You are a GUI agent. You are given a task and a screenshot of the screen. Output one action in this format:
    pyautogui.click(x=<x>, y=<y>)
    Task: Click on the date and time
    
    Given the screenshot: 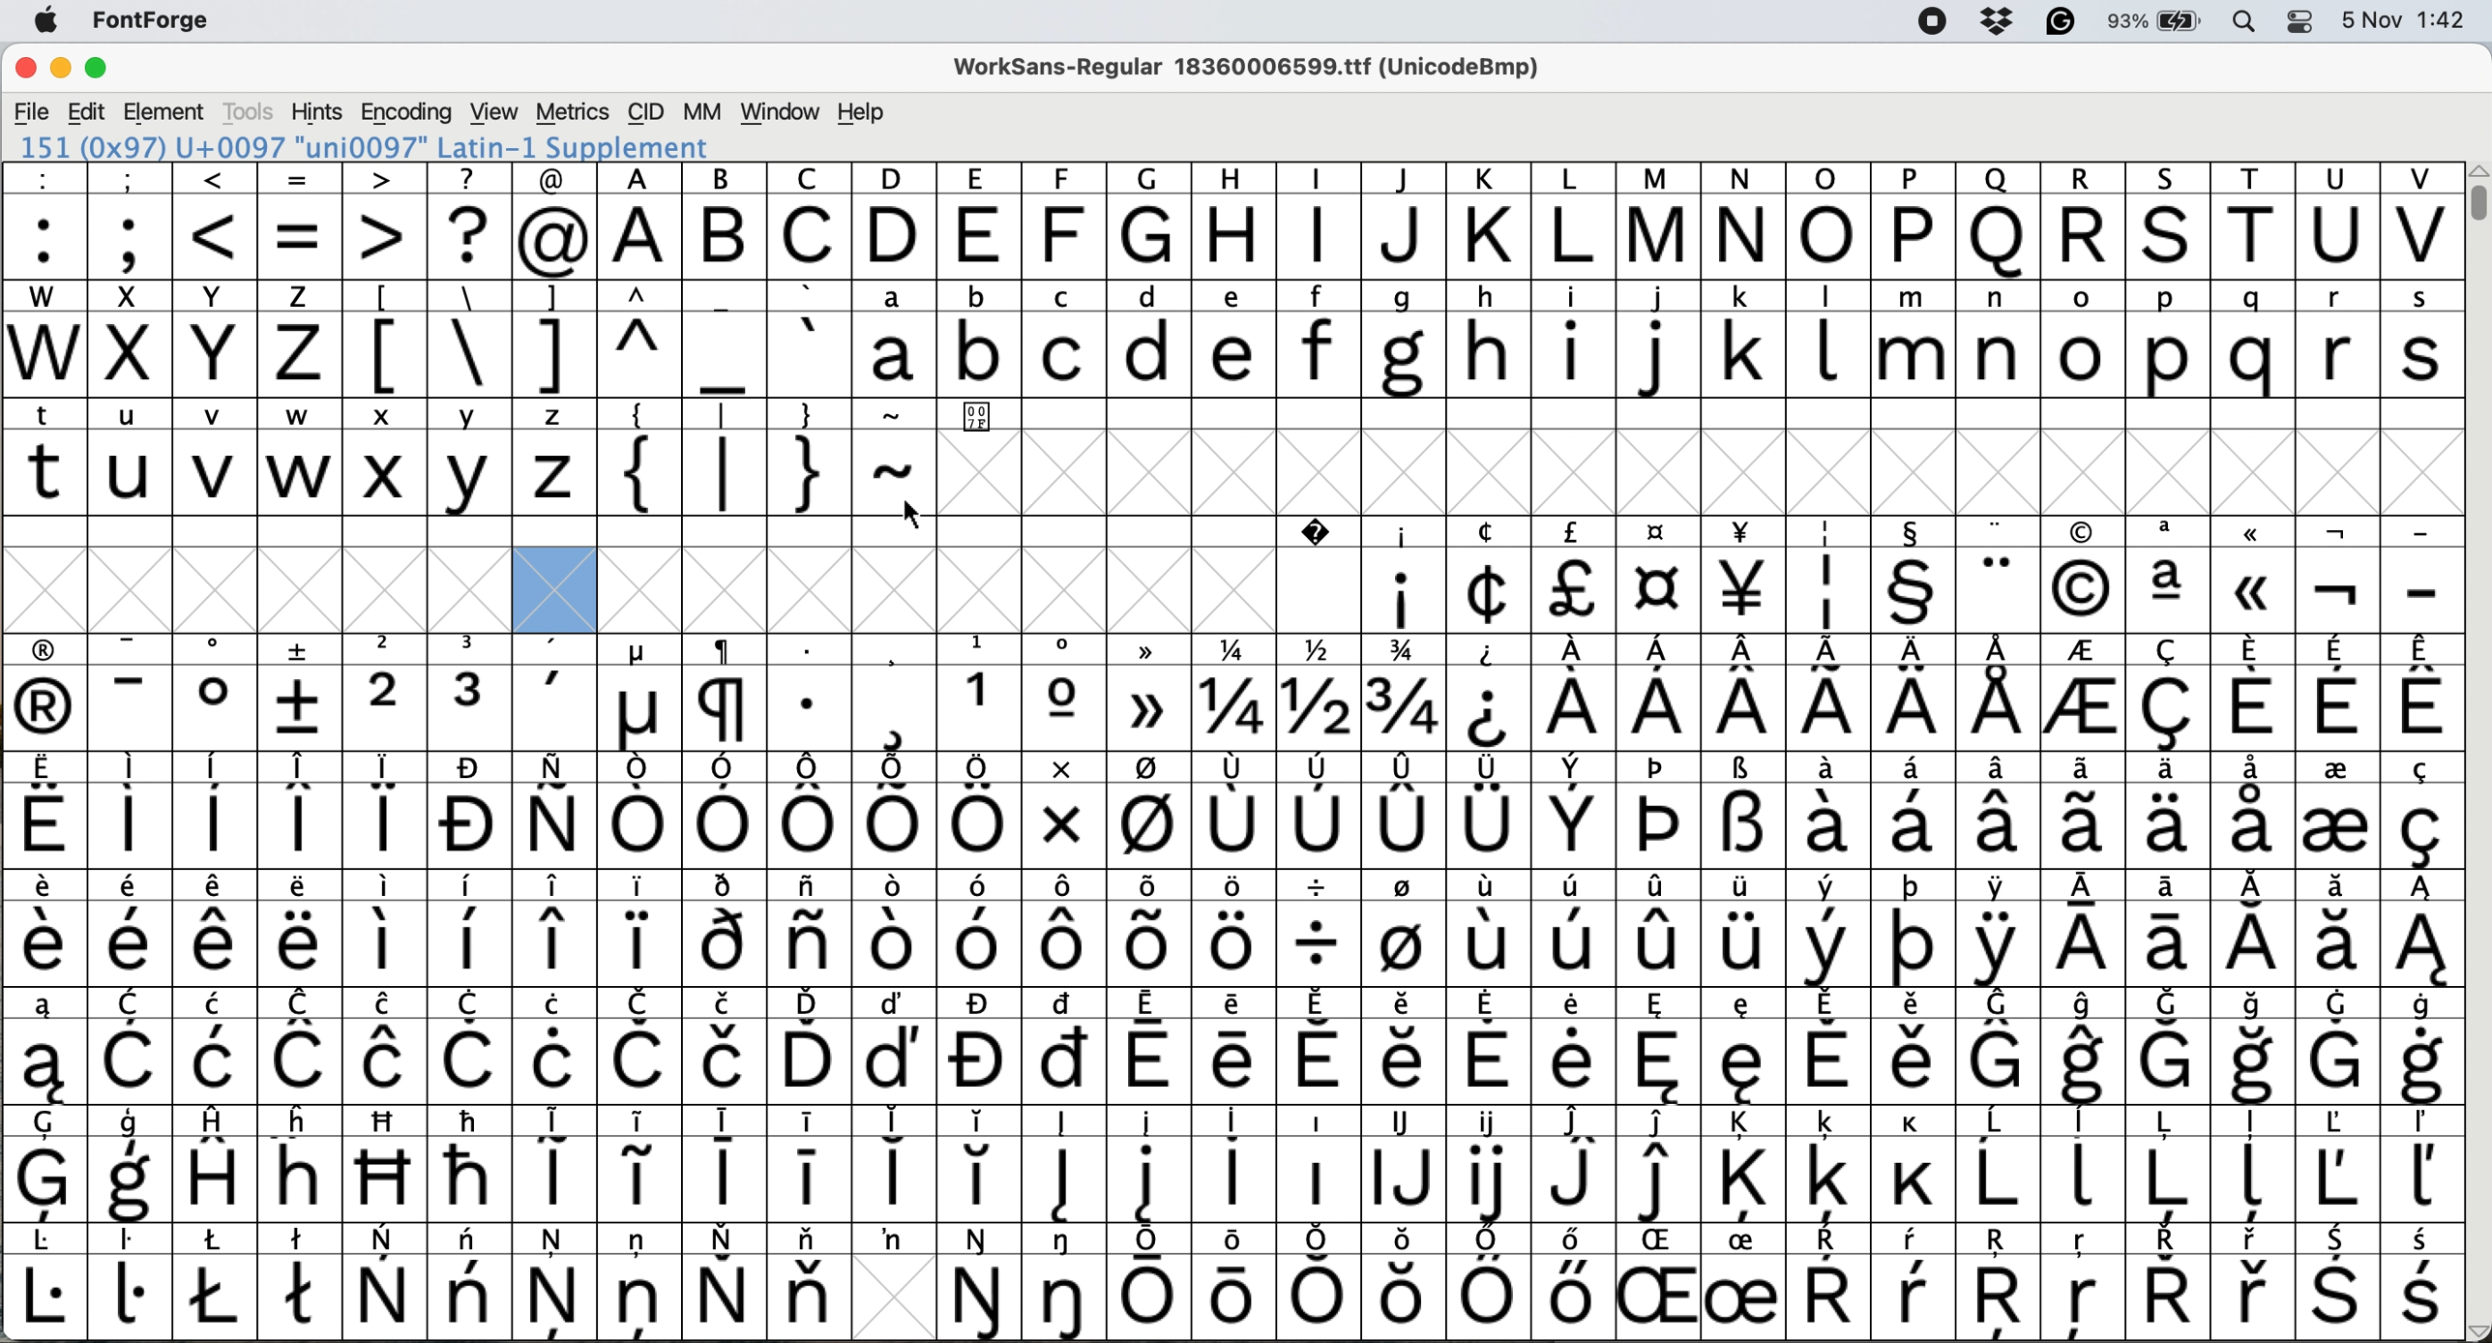 What is the action you would take?
    pyautogui.click(x=2405, y=17)
    